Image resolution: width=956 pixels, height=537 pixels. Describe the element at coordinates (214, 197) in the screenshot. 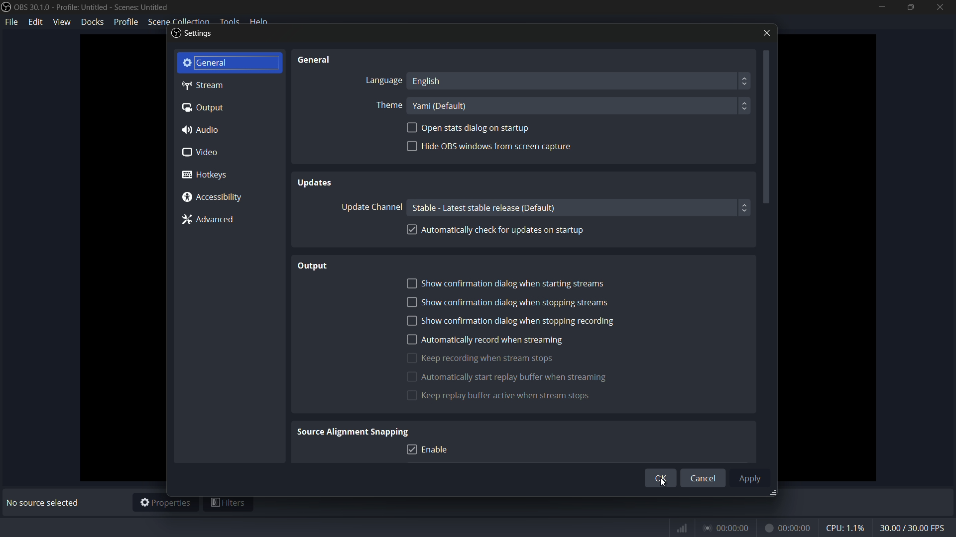

I see `Accessibility` at that location.